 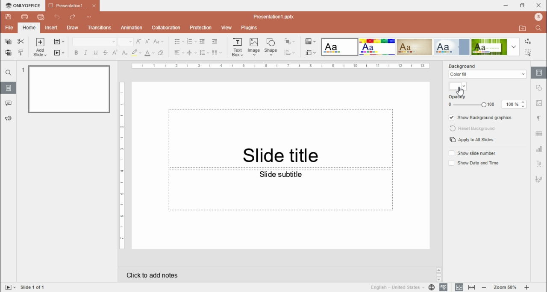 What do you see at coordinates (115, 53) in the screenshot?
I see `superscript` at bounding box center [115, 53].